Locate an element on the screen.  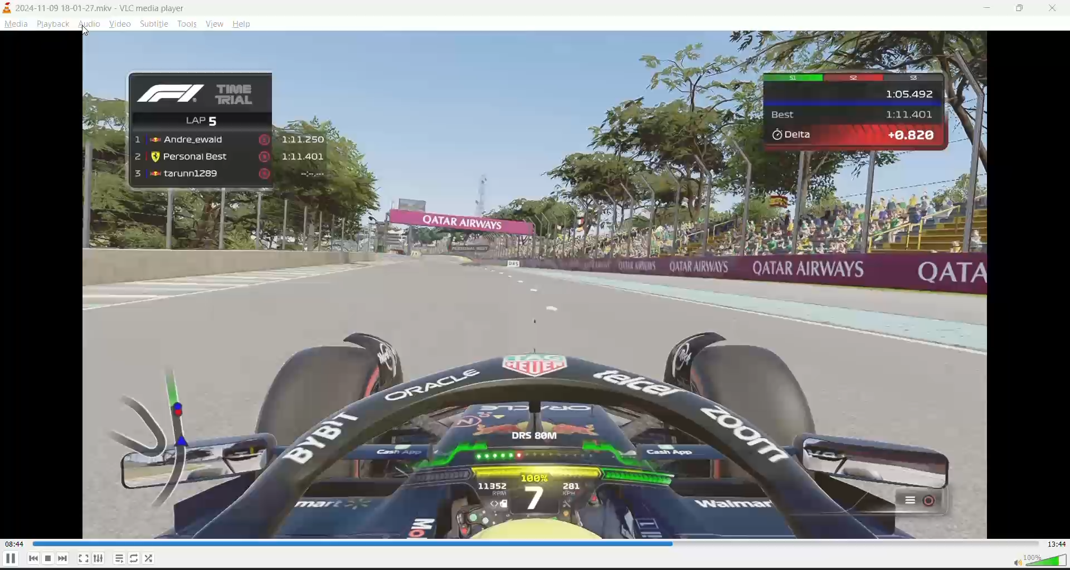
subtitle is located at coordinates (153, 23).